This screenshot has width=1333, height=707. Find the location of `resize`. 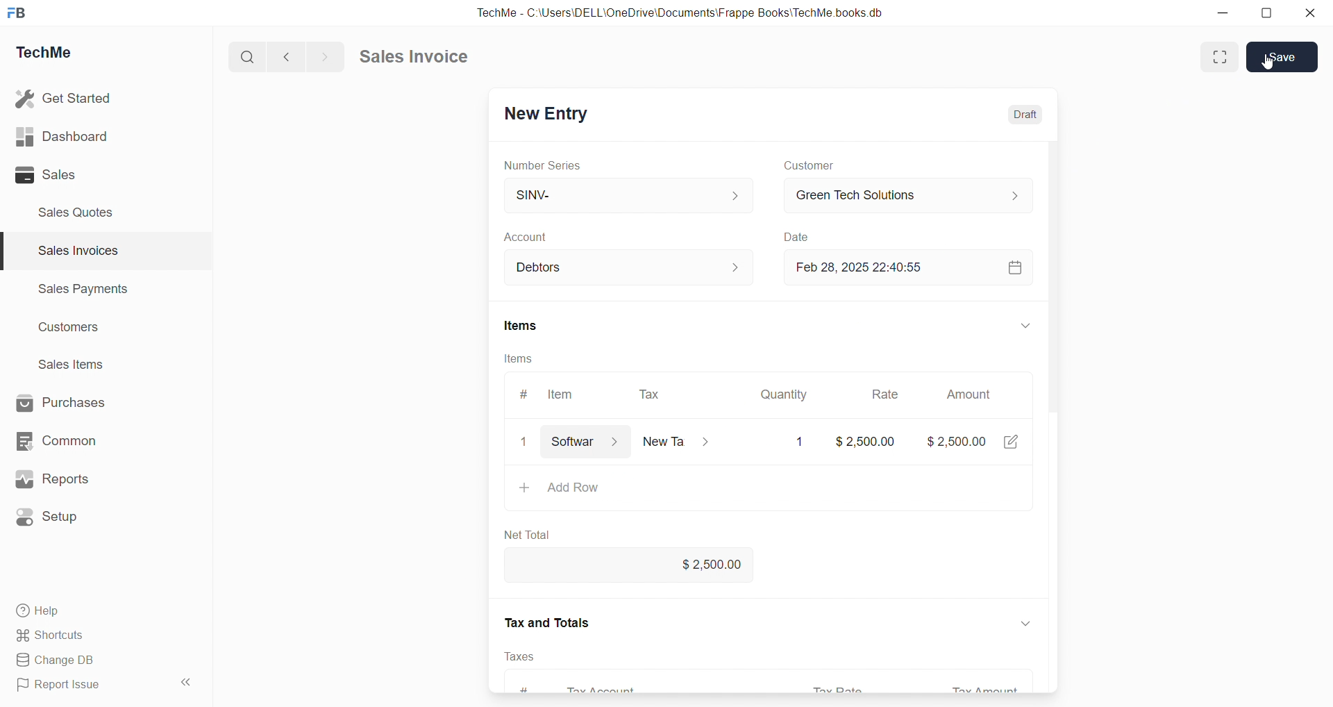

resize is located at coordinates (1266, 14).